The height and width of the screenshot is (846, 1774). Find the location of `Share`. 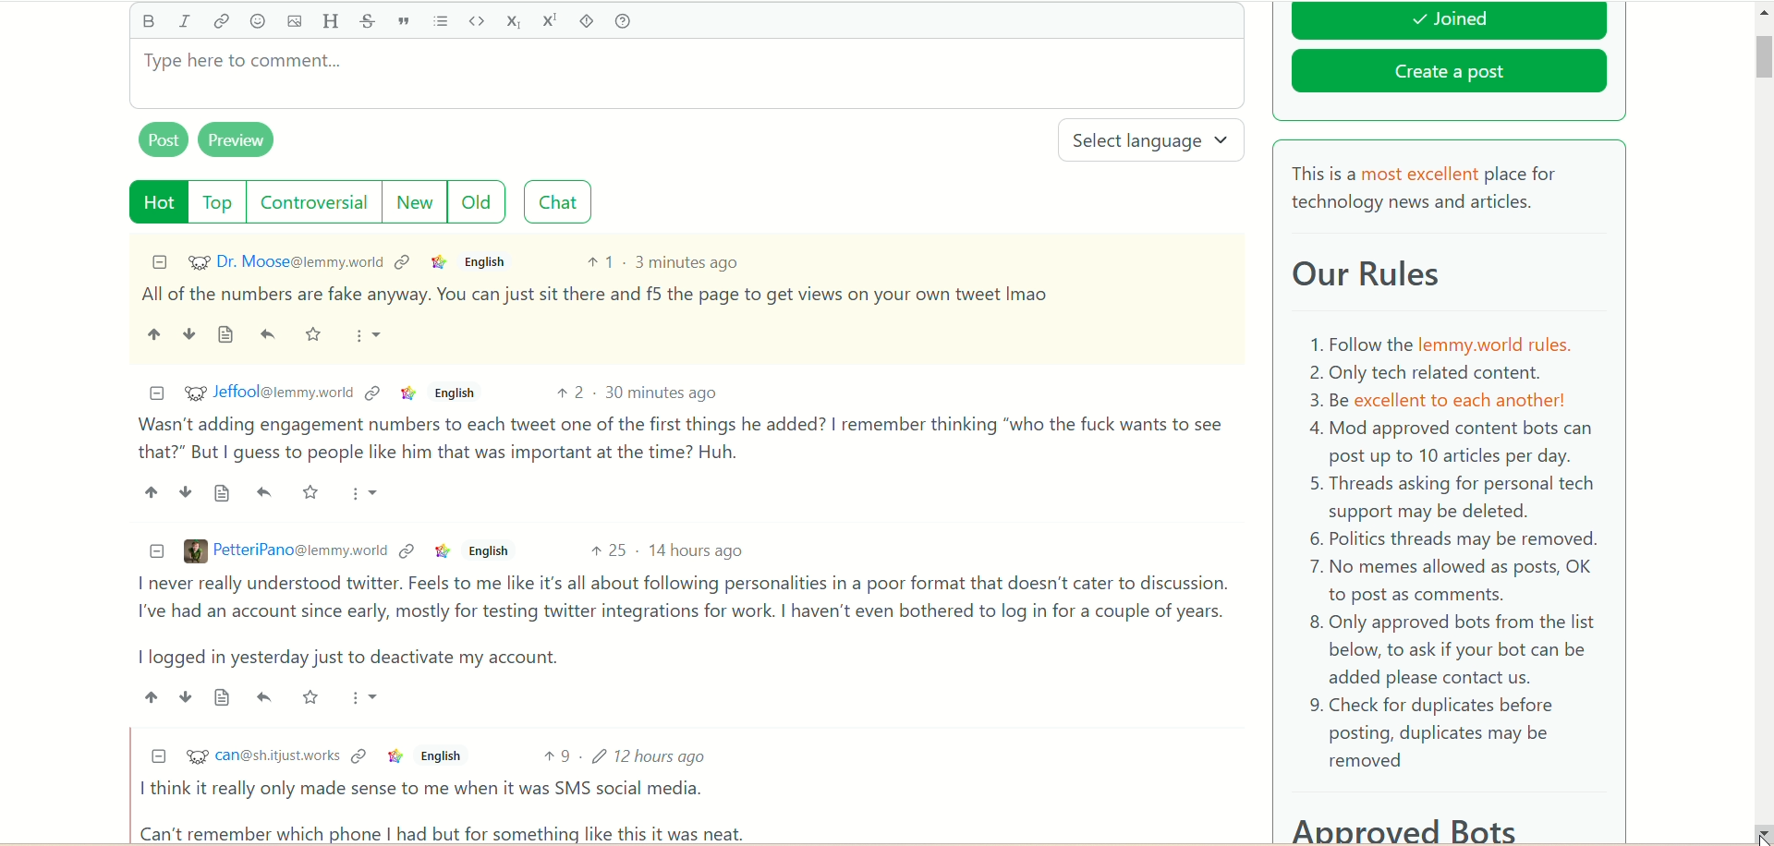

Share is located at coordinates (265, 695).